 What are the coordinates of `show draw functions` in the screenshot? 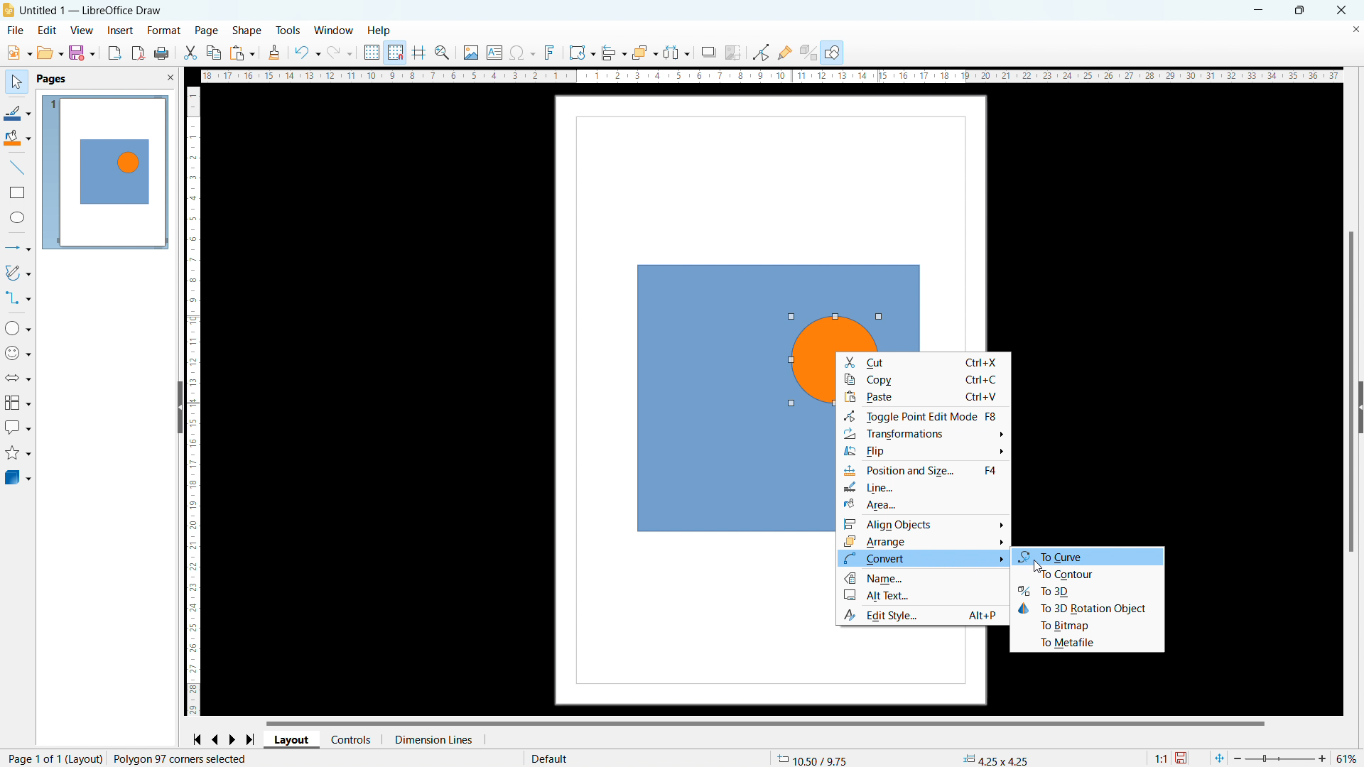 It's located at (834, 52).